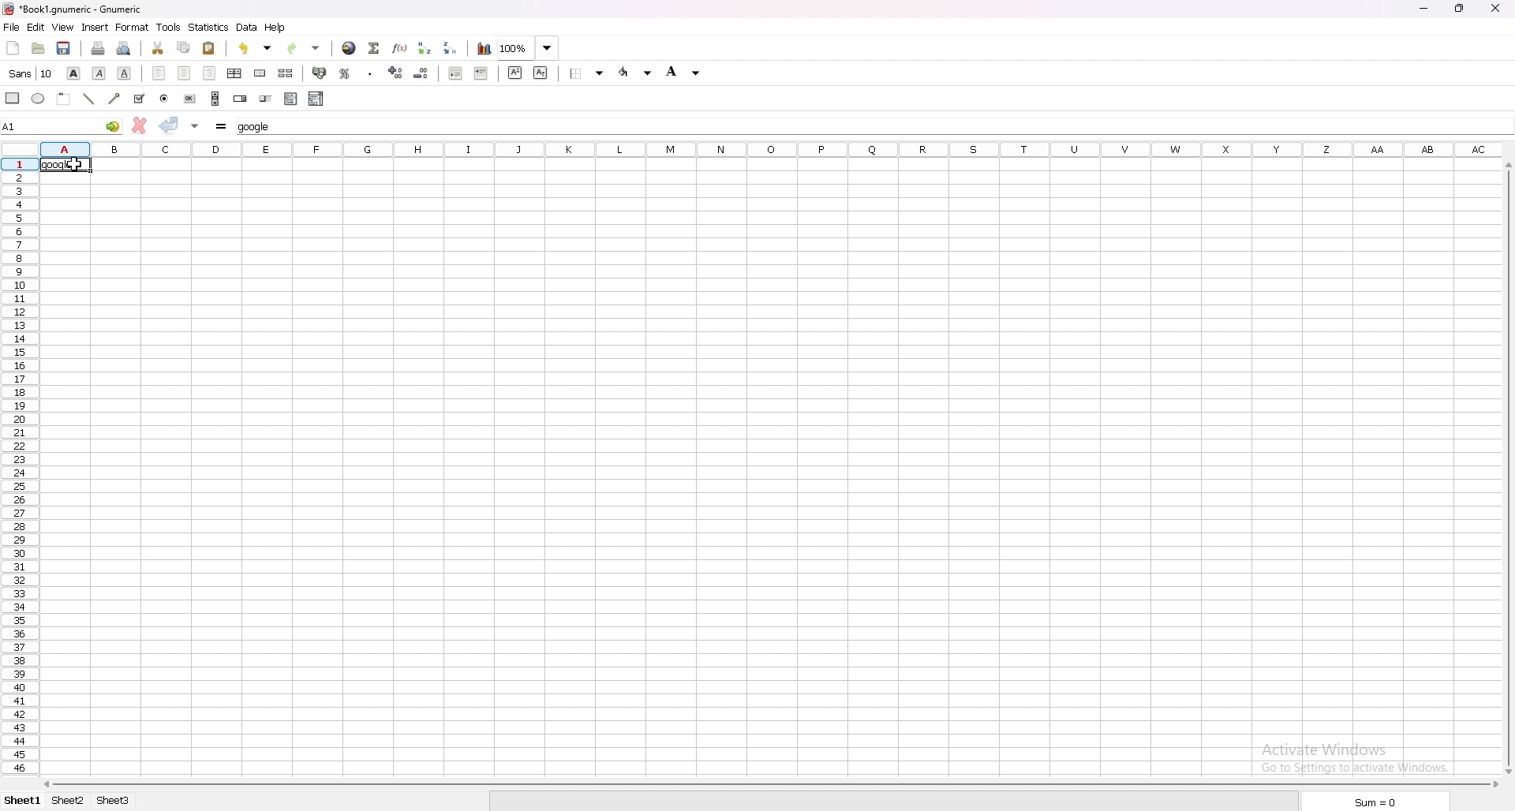 This screenshot has width=1515, height=811. I want to click on frame, so click(65, 98).